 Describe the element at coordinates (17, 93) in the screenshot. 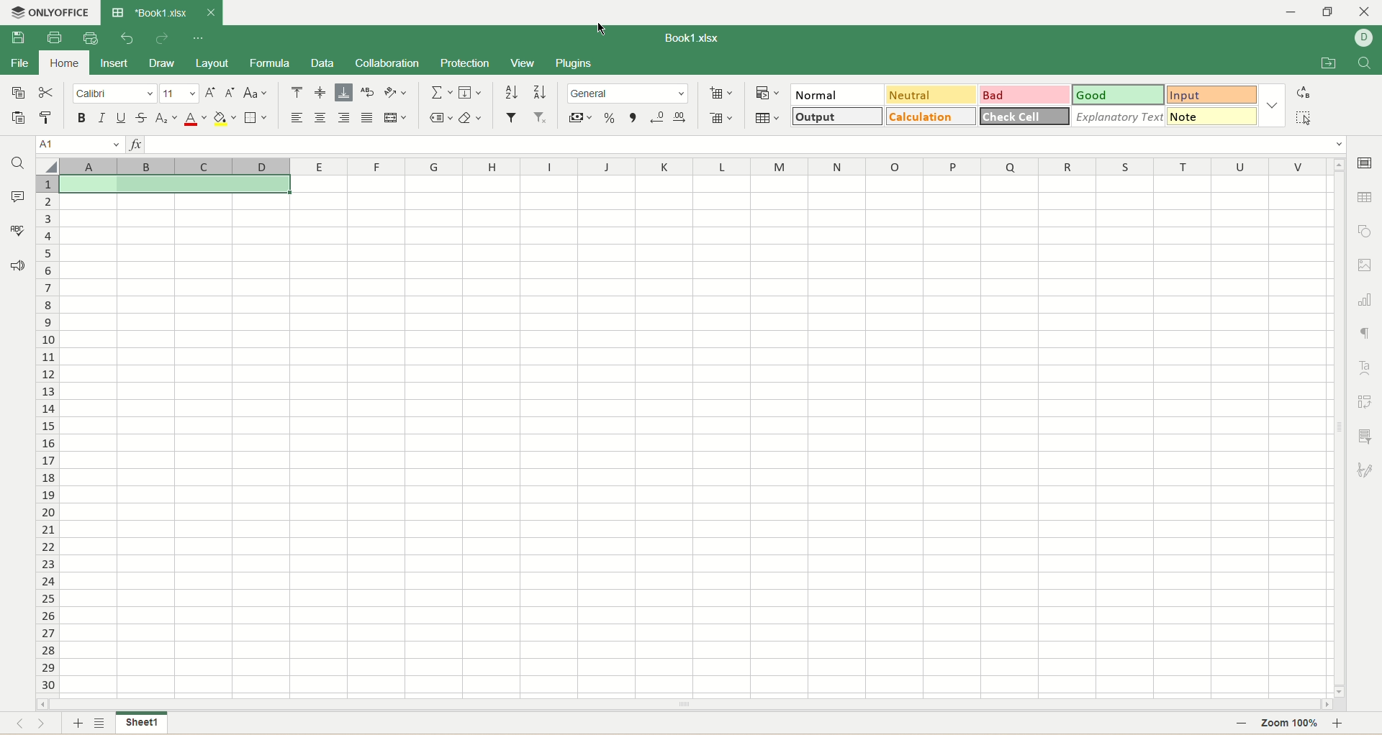

I see `copy` at that location.